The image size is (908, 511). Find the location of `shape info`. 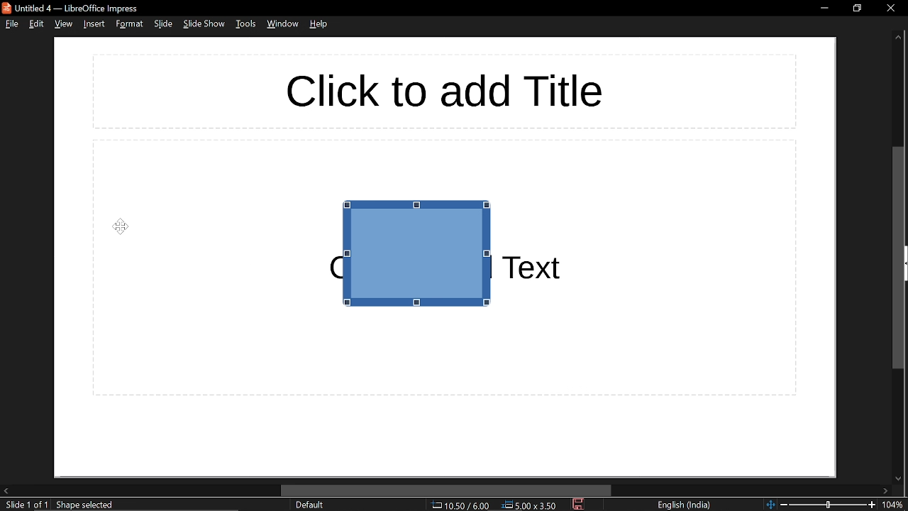

shape info is located at coordinates (87, 505).